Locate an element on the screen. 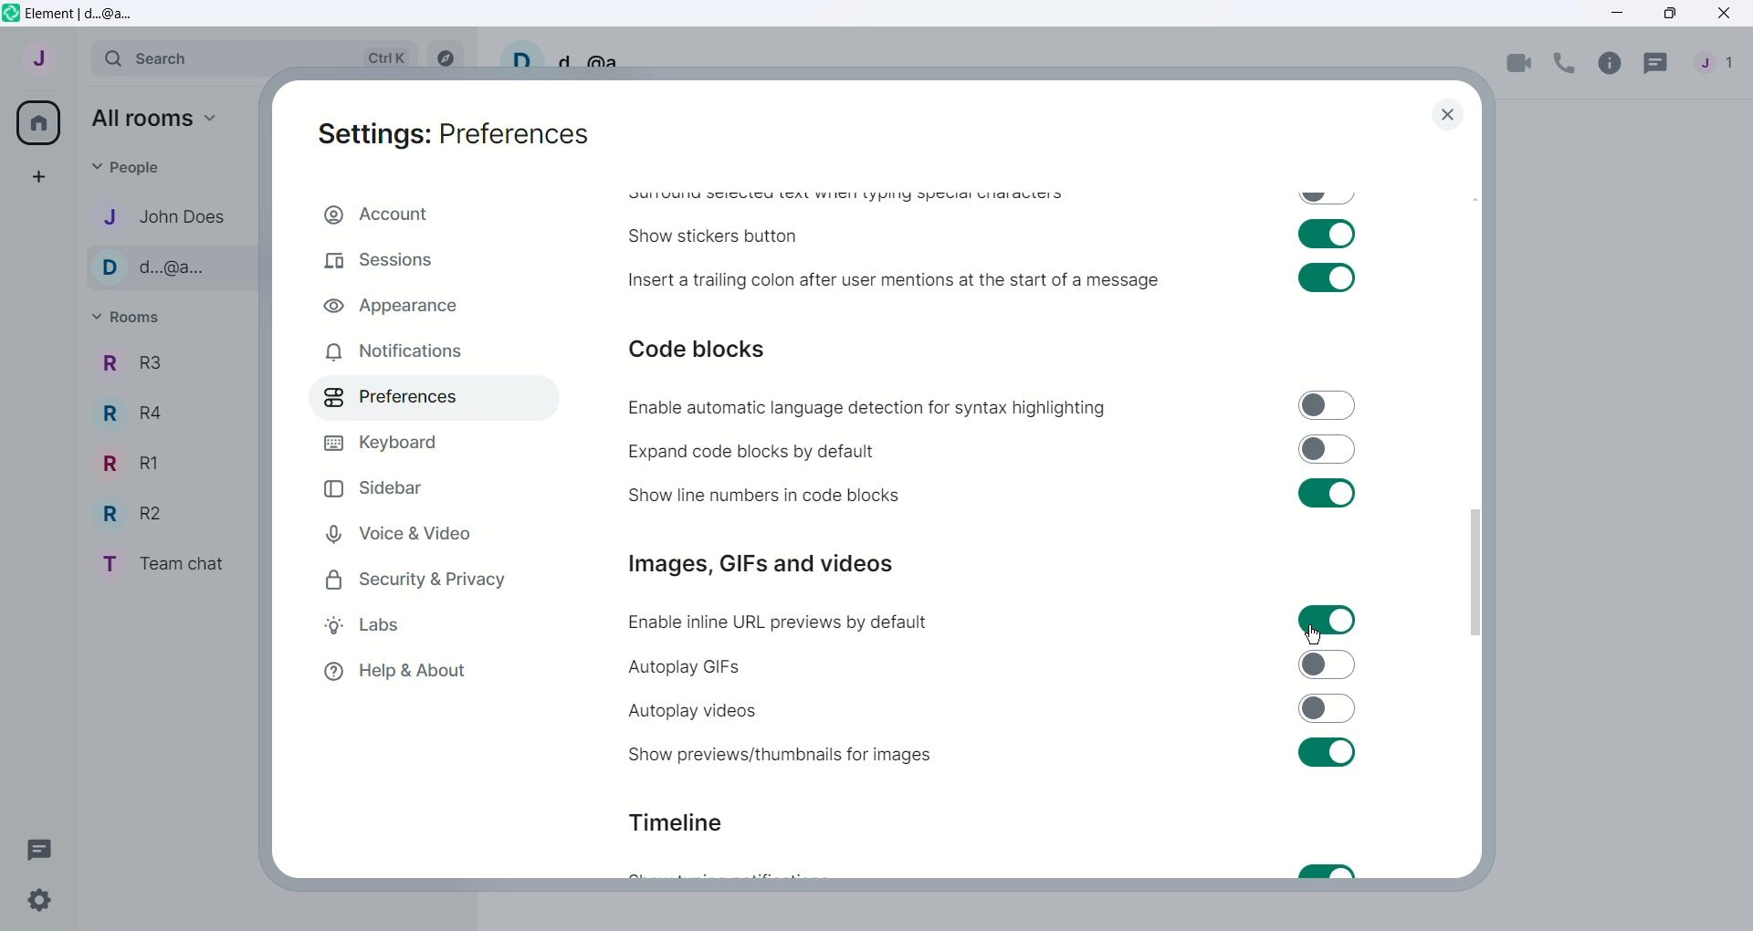 This screenshot has height=931, width=1753. Preferences is located at coordinates (425, 399).